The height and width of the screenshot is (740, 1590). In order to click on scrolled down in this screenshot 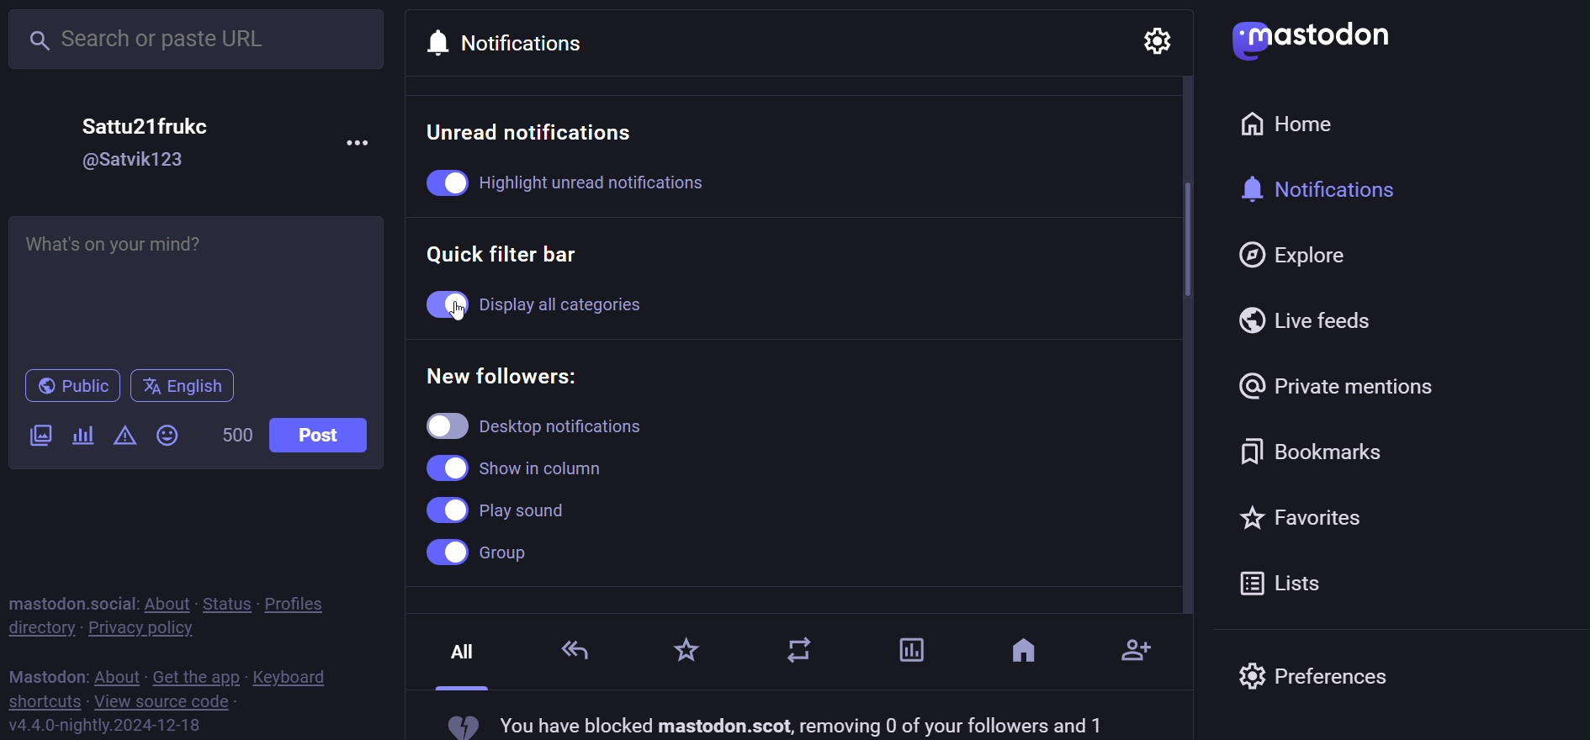, I will do `click(1179, 238)`.